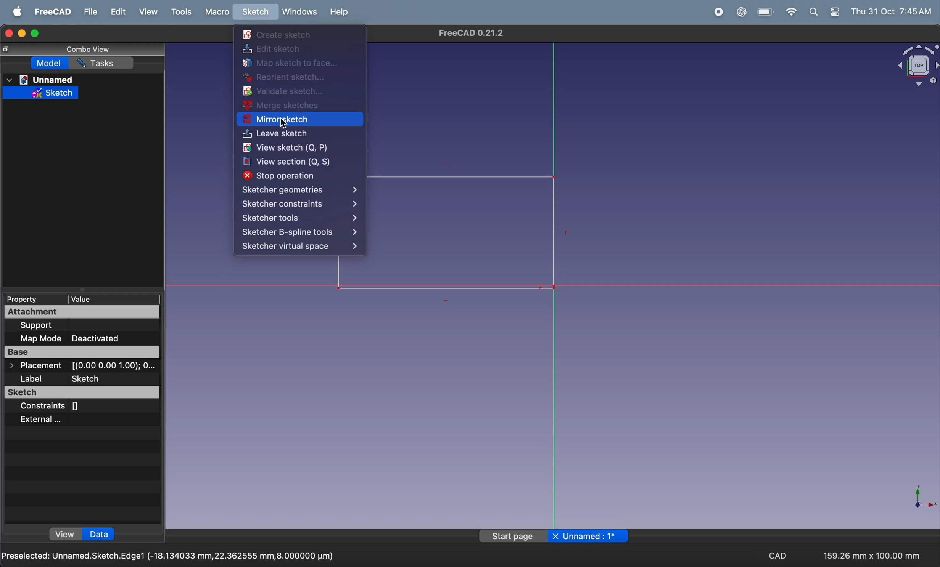 This screenshot has width=940, height=567. I want to click on combo view, so click(88, 49).